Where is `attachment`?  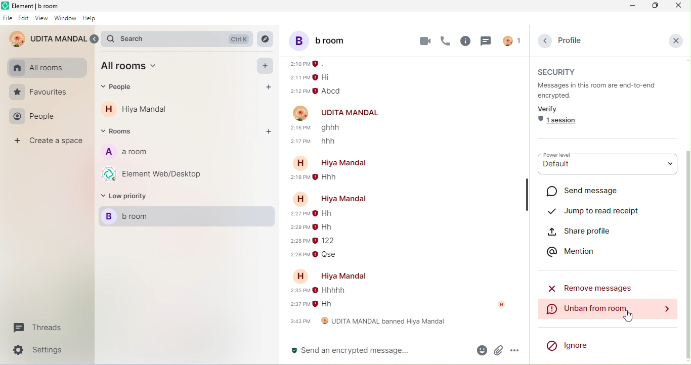
attachment is located at coordinates (498, 350).